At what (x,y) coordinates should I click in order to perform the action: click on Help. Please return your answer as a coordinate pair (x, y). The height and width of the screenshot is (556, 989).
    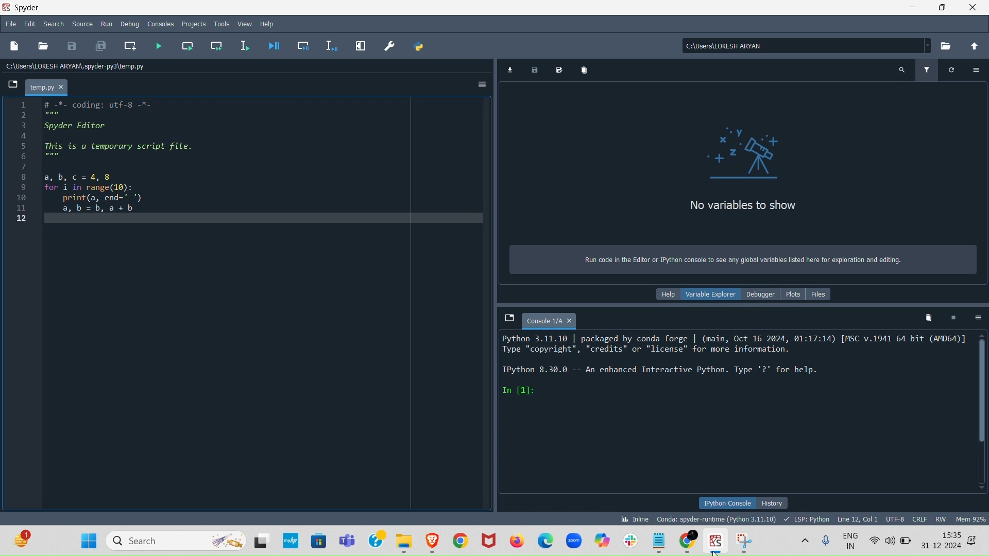
    Looking at the image, I should click on (664, 293).